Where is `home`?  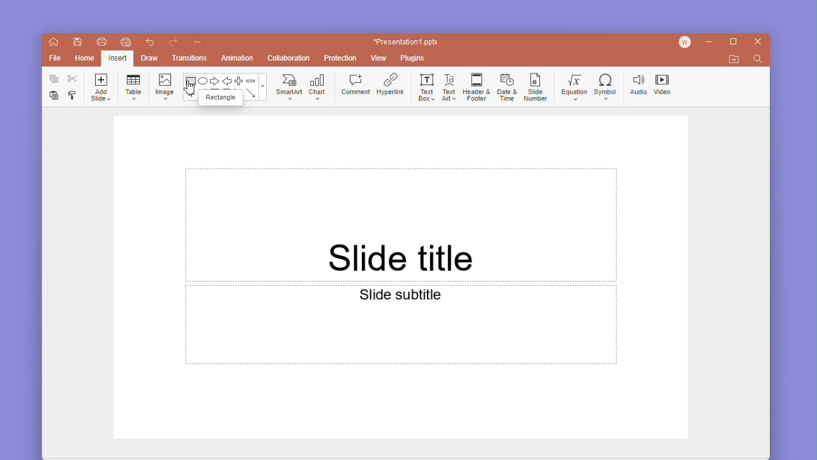 home is located at coordinates (54, 43).